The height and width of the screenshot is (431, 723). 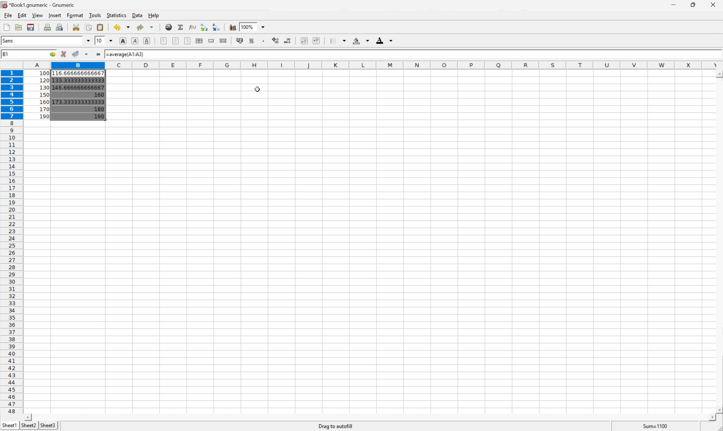 What do you see at coordinates (37, 15) in the screenshot?
I see `View` at bounding box center [37, 15].